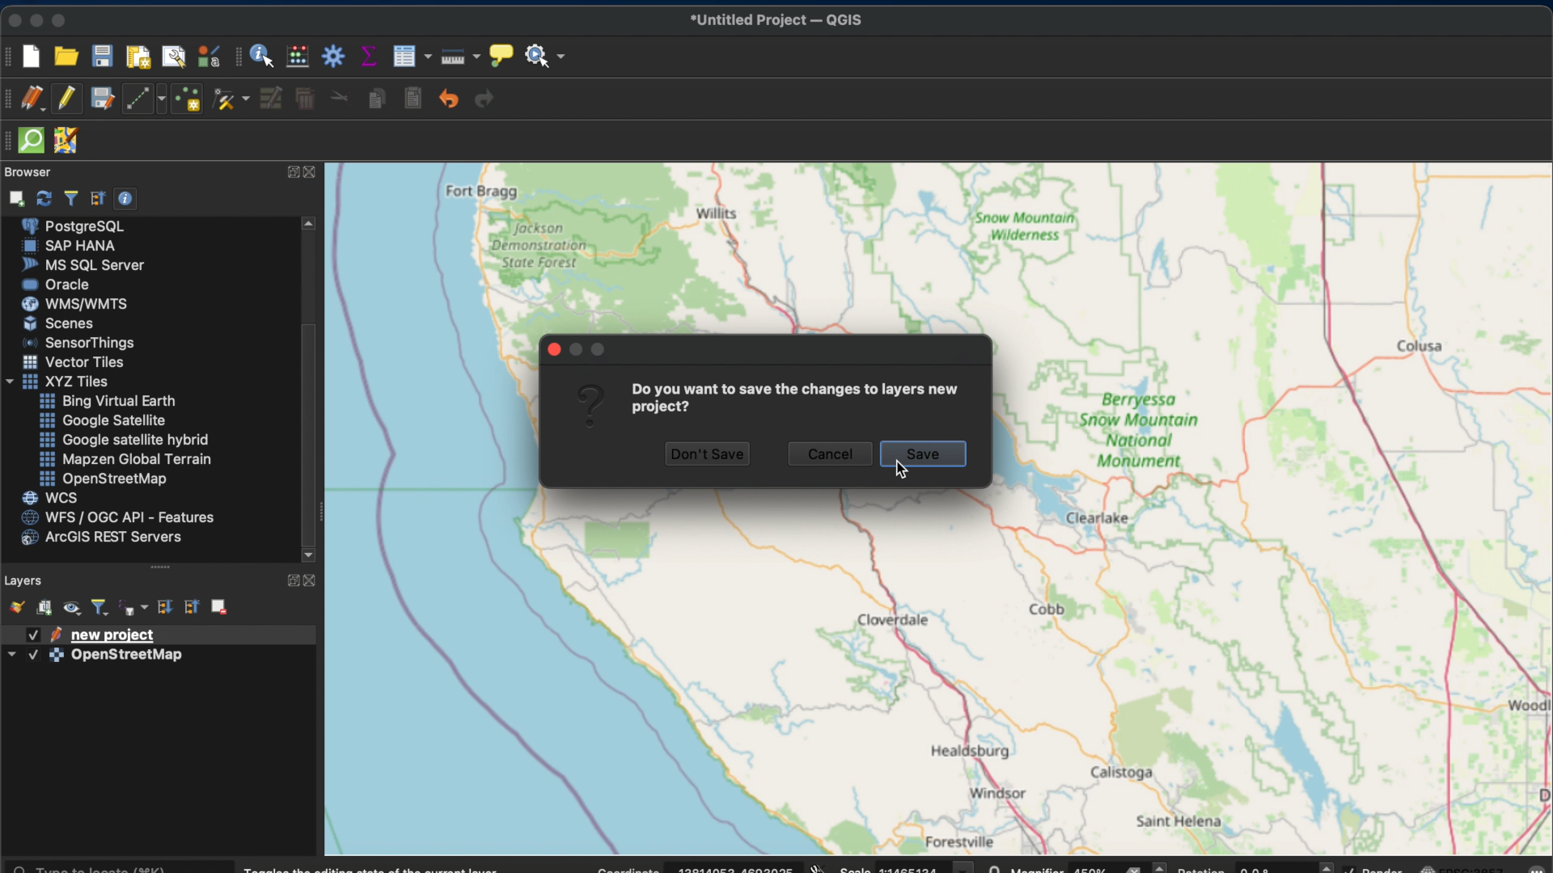  Describe the element at coordinates (239, 57) in the screenshot. I see `attributes toolbar` at that location.